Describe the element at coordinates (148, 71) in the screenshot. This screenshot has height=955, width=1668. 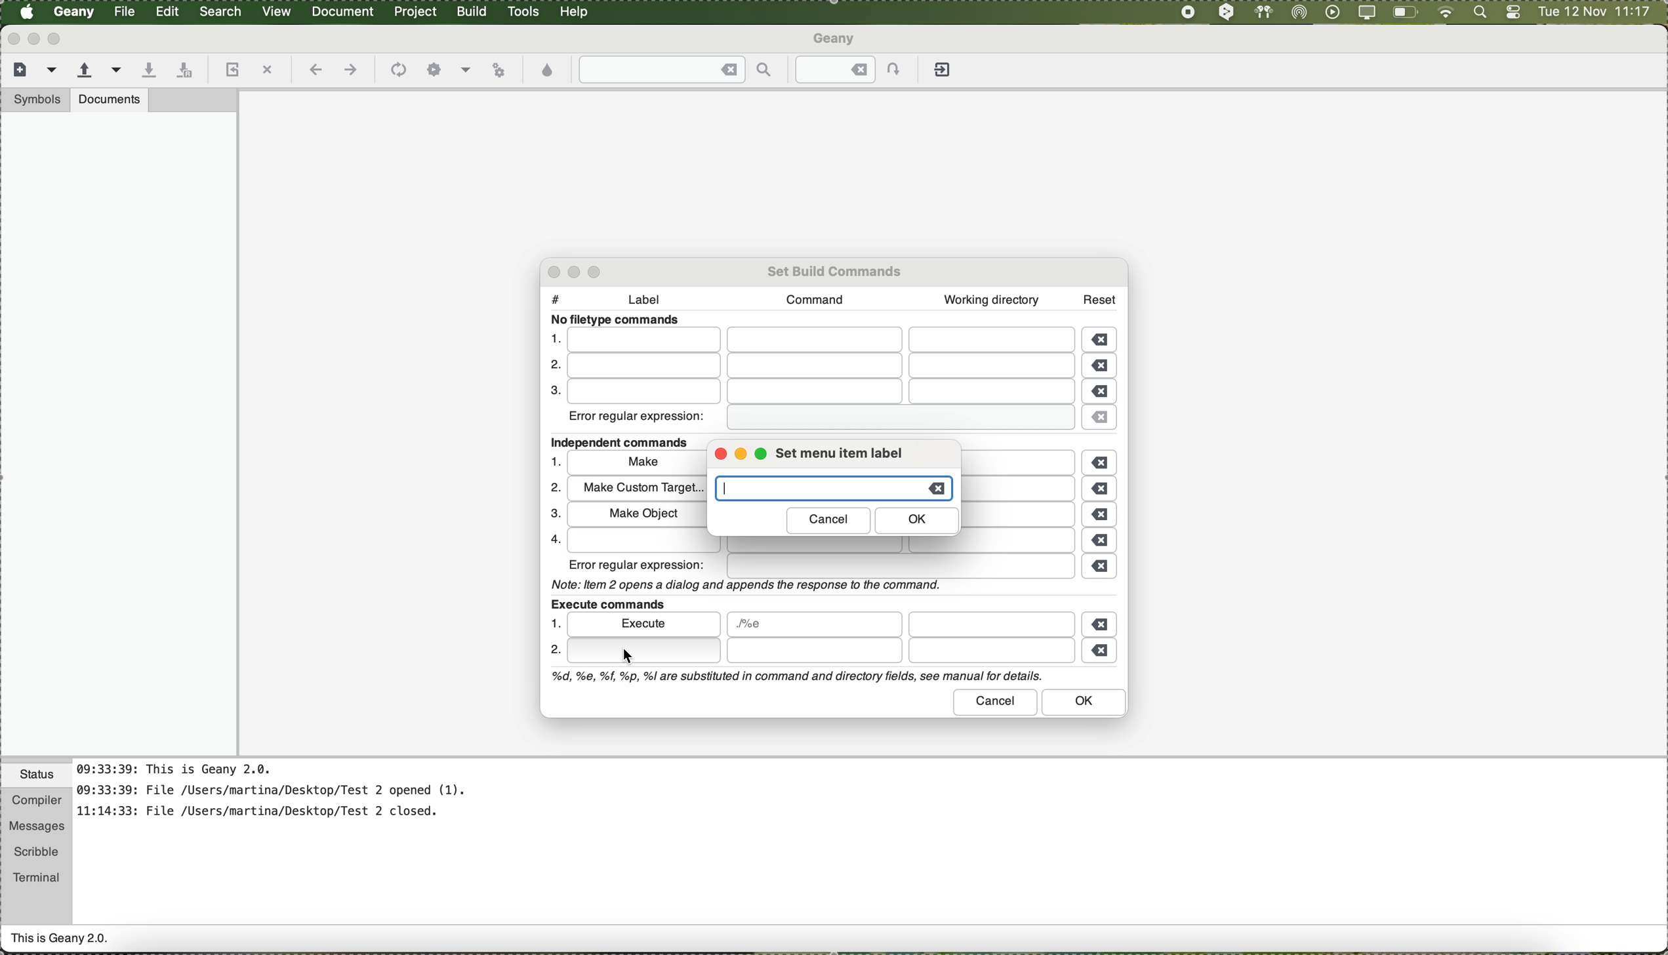
I see `save the current file` at that location.